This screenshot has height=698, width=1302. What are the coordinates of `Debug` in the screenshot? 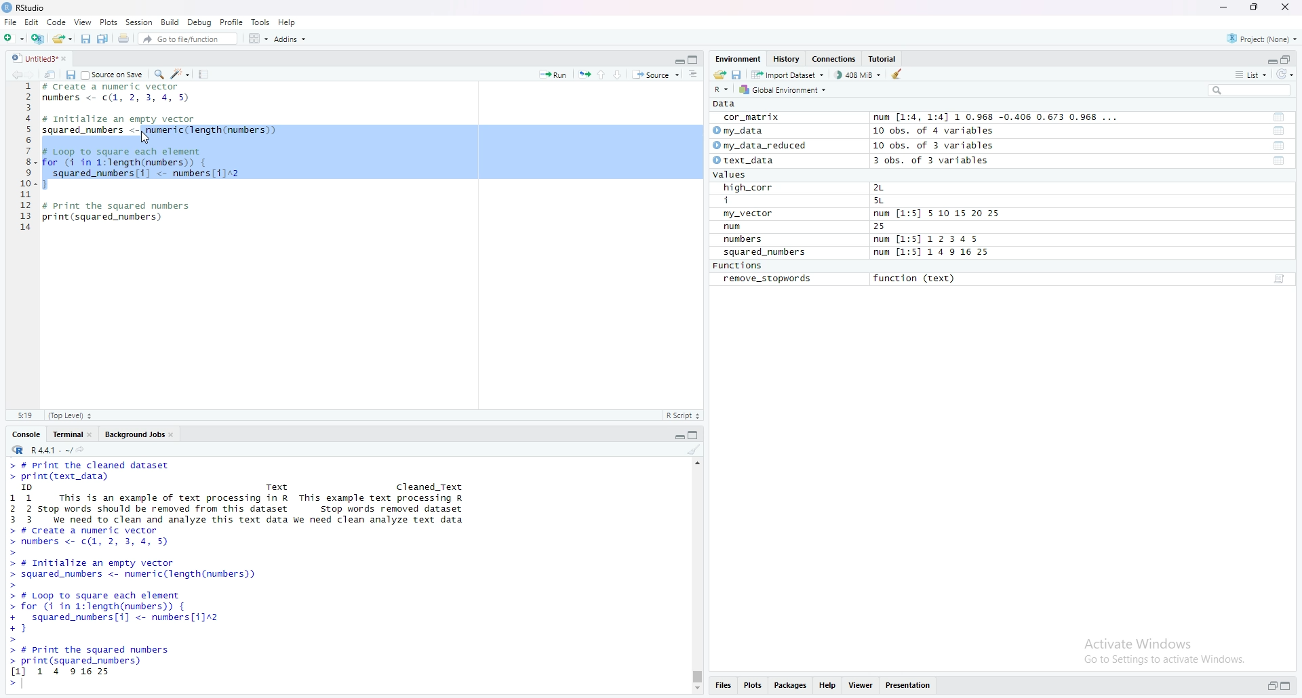 It's located at (200, 22).